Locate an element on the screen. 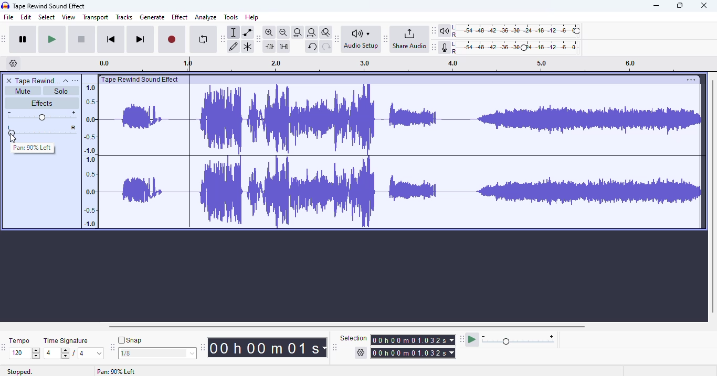  pan left is located at coordinates (10, 130).